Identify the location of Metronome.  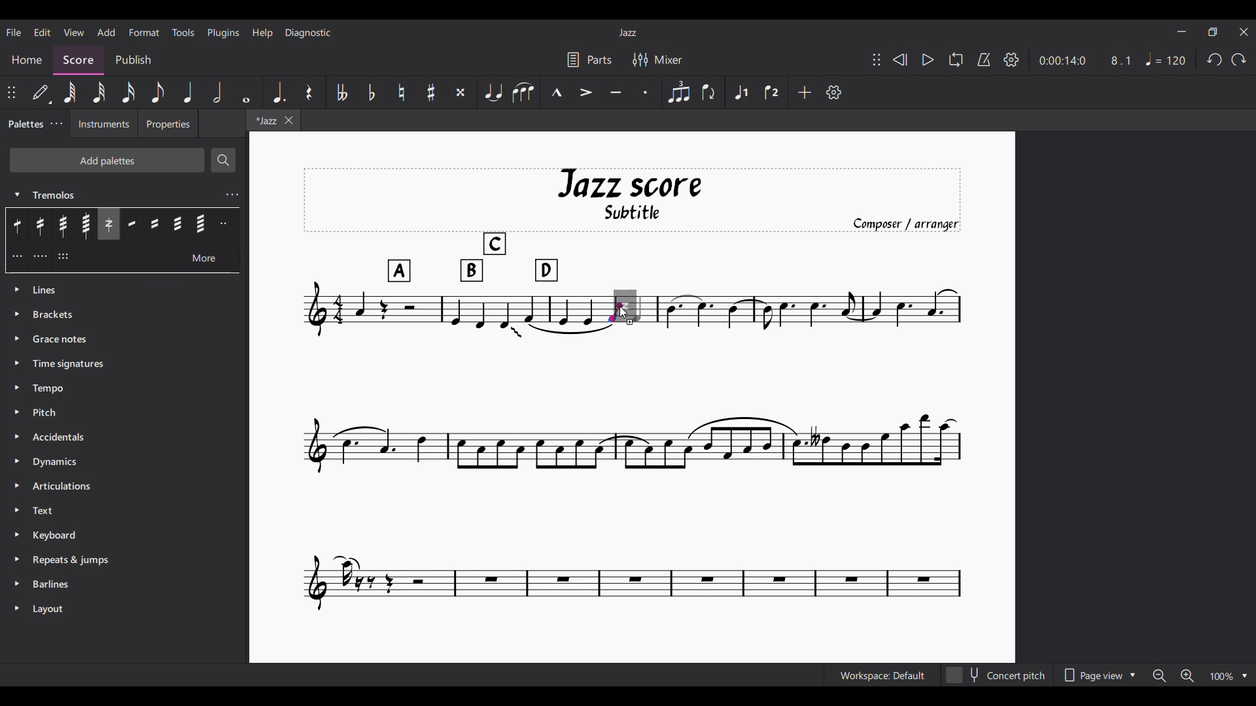
(985, 59).